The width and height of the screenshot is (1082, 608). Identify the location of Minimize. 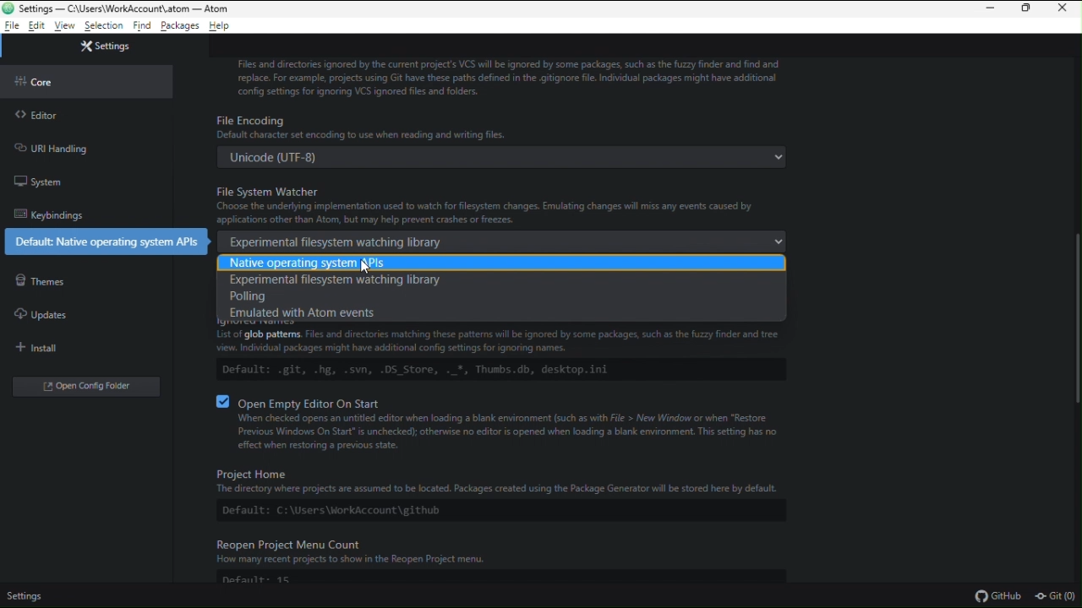
(987, 9).